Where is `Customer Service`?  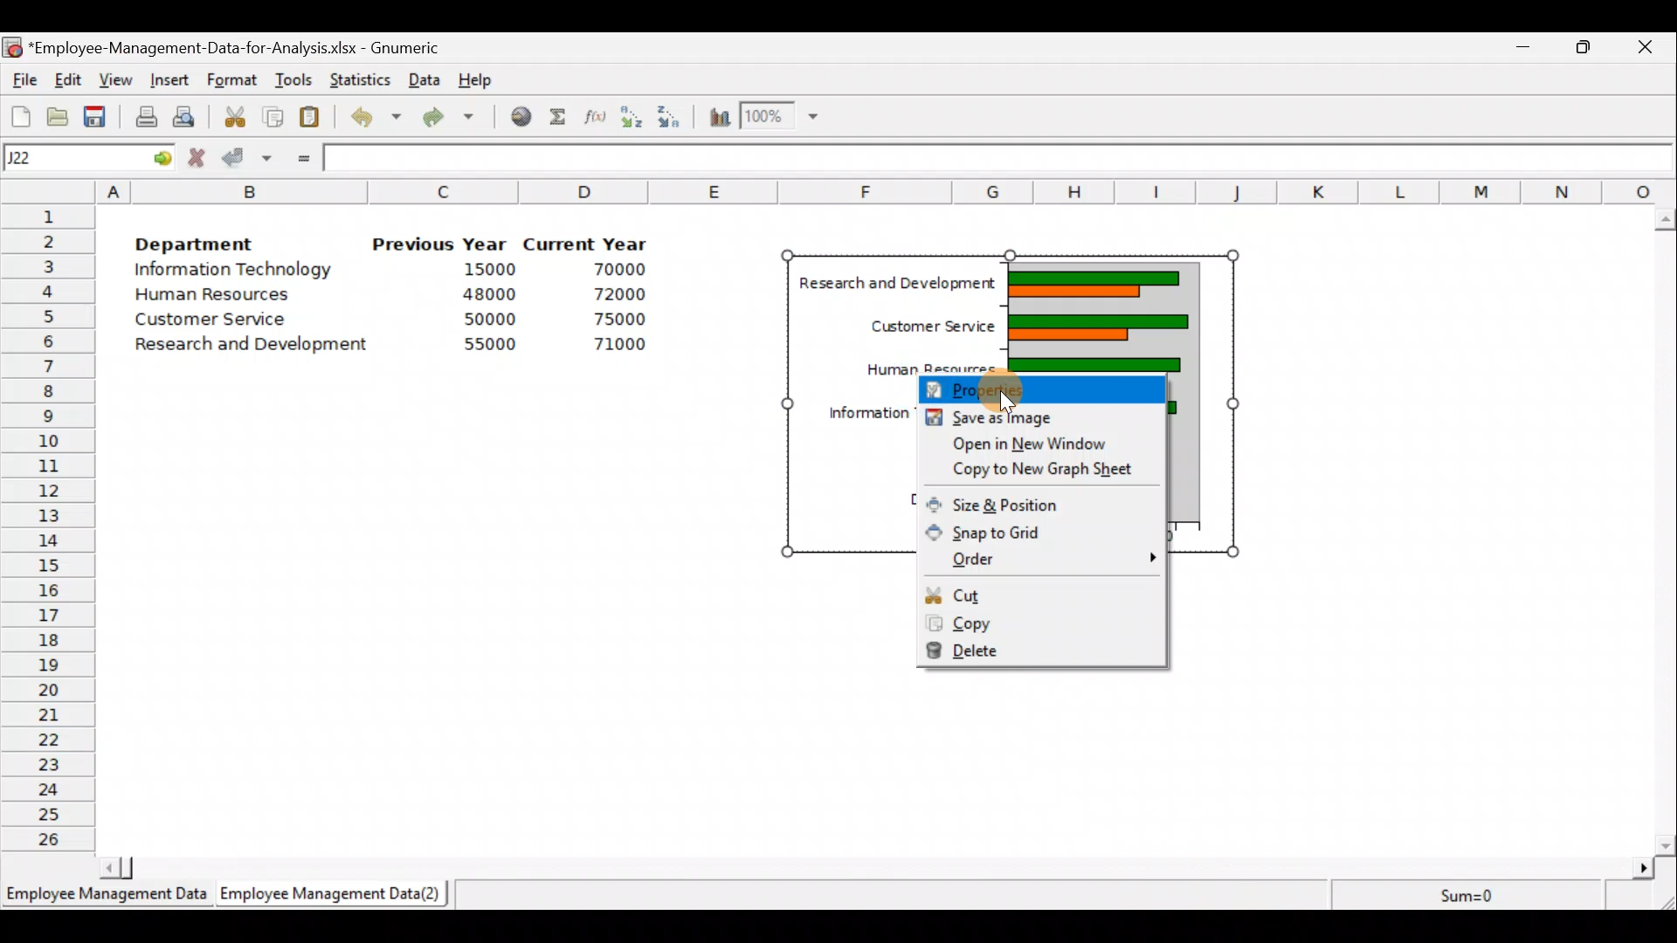 Customer Service is located at coordinates (203, 320).